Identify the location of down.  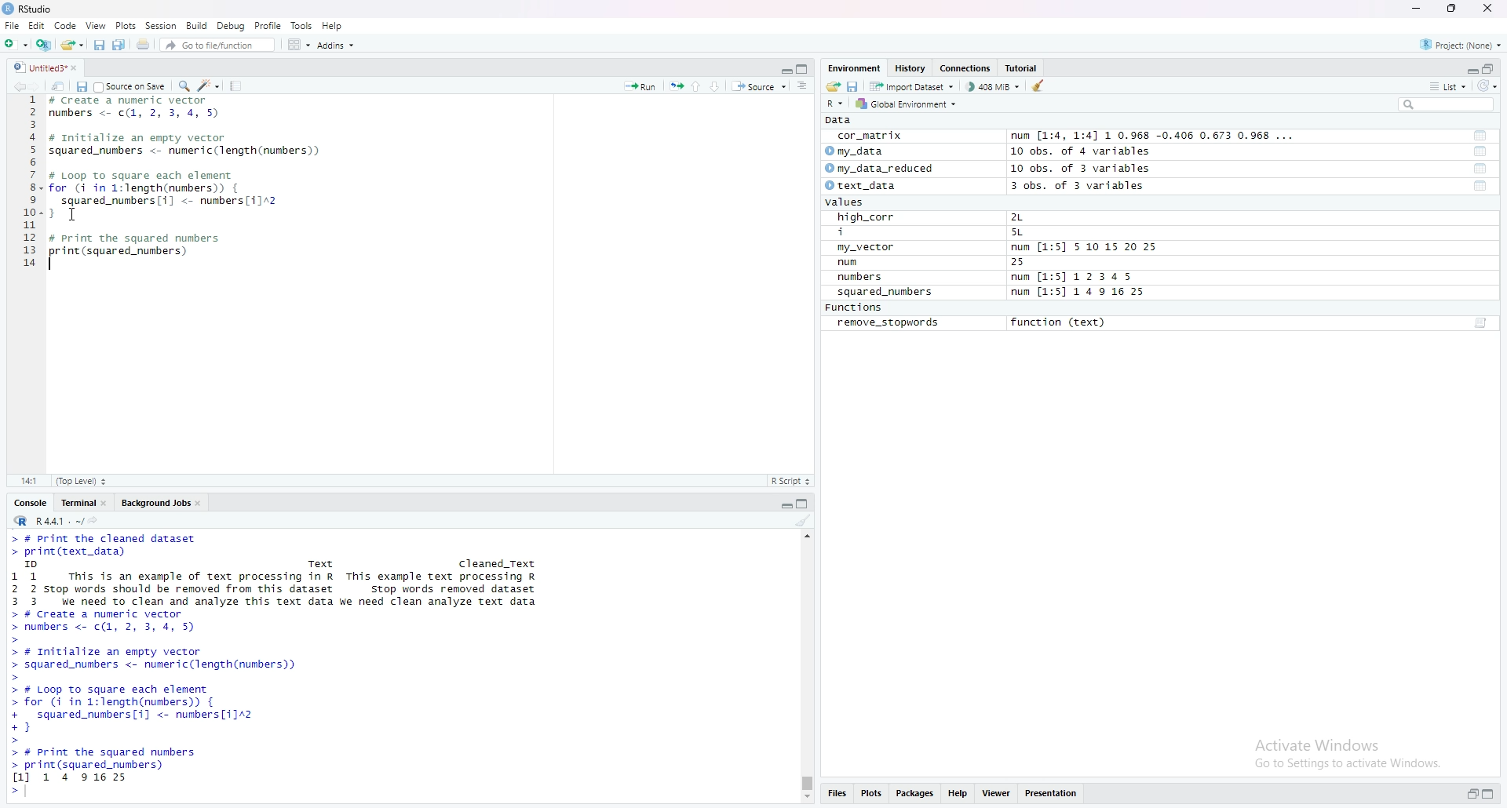
(716, 86).